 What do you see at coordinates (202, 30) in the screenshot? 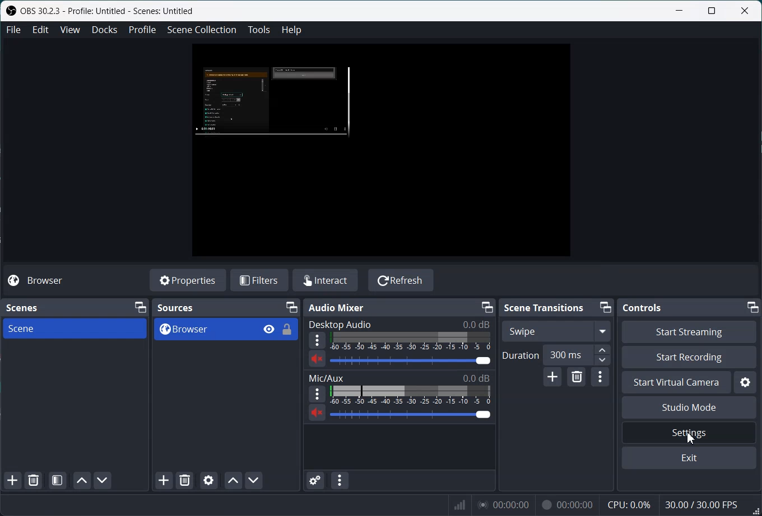
I see `Scene Collection` at bounding box center [202, 30].